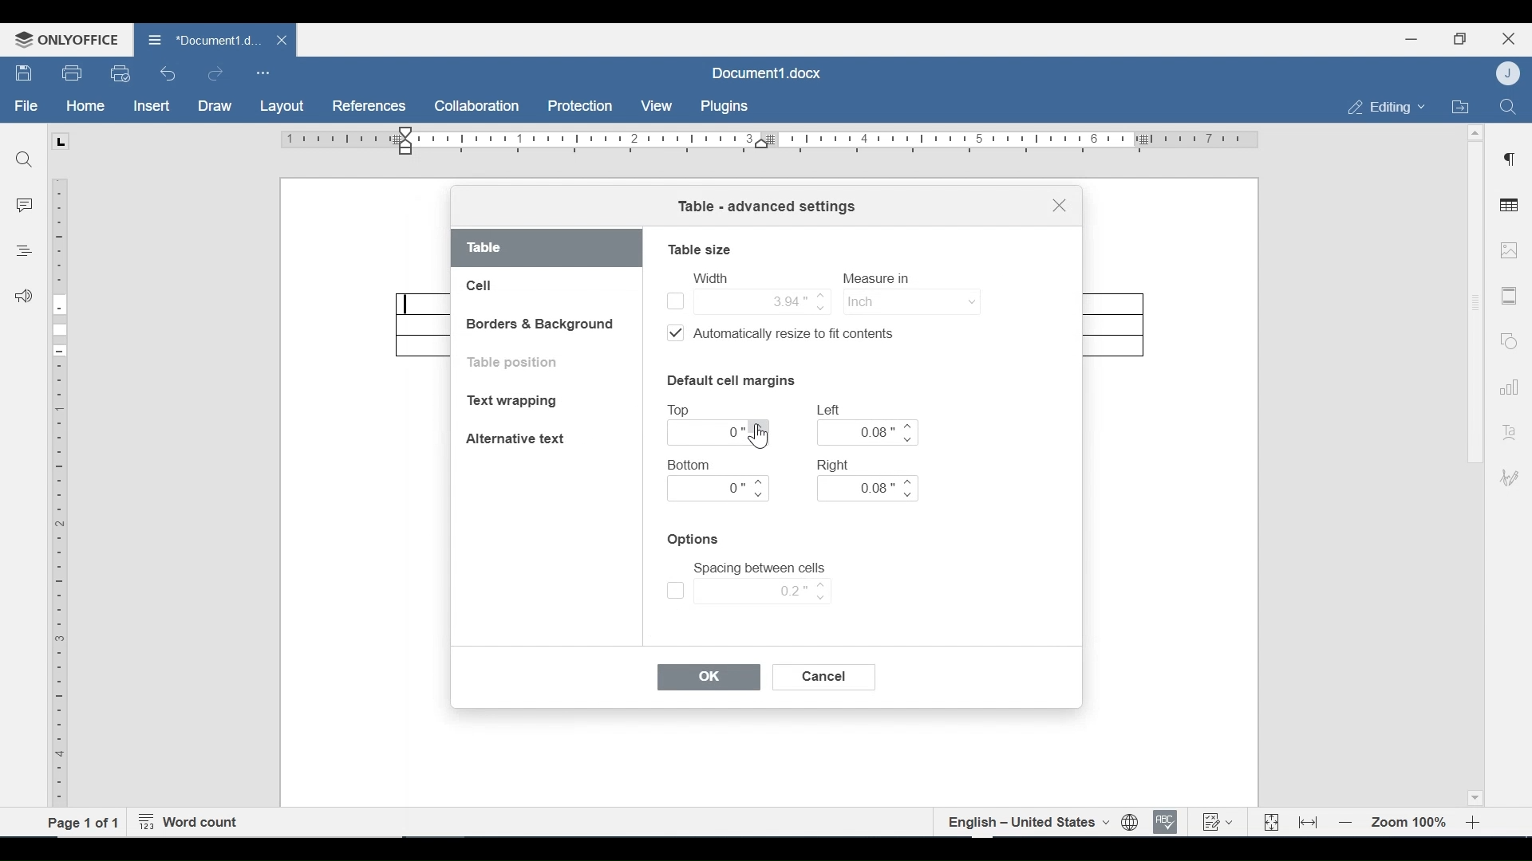  I want to click on Table size, so click(700, 249).